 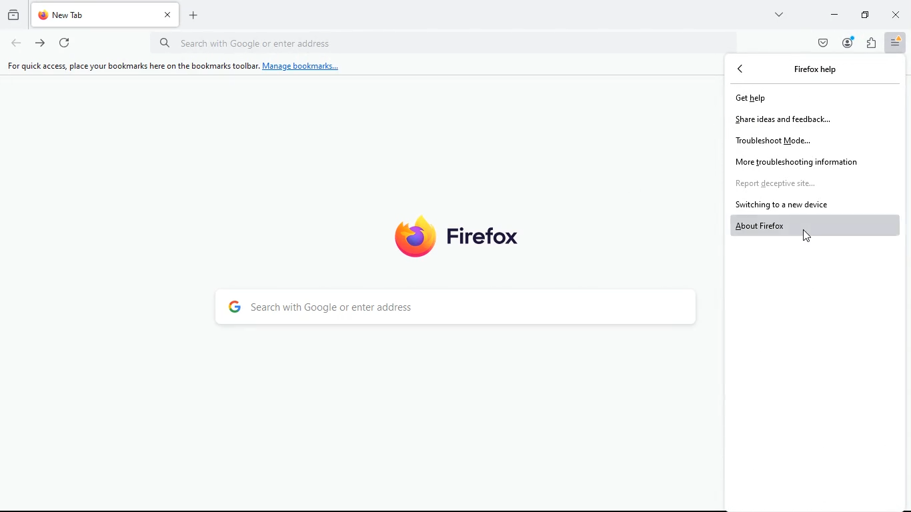 What do you see at coordinates (107, 15) in the screenshot?
I see `tab` at bounding box center [107, 15].